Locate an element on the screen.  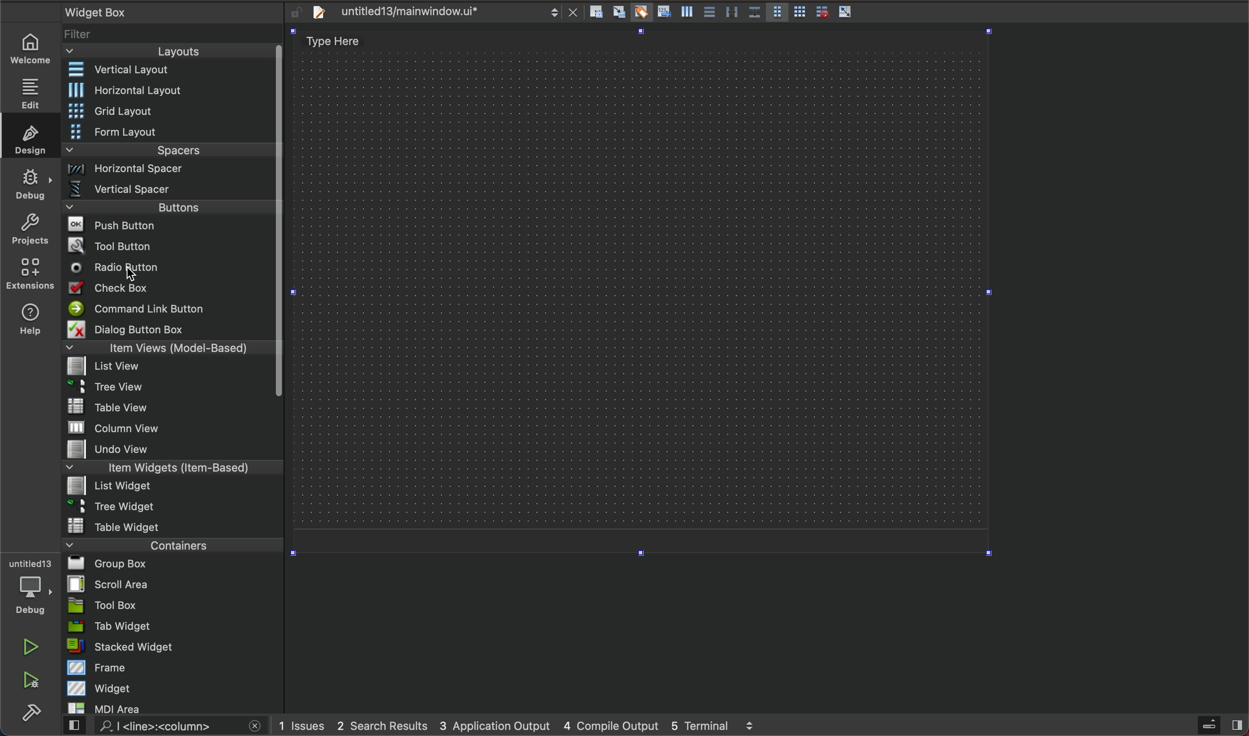
widget box is located at coordinates (159, 11).